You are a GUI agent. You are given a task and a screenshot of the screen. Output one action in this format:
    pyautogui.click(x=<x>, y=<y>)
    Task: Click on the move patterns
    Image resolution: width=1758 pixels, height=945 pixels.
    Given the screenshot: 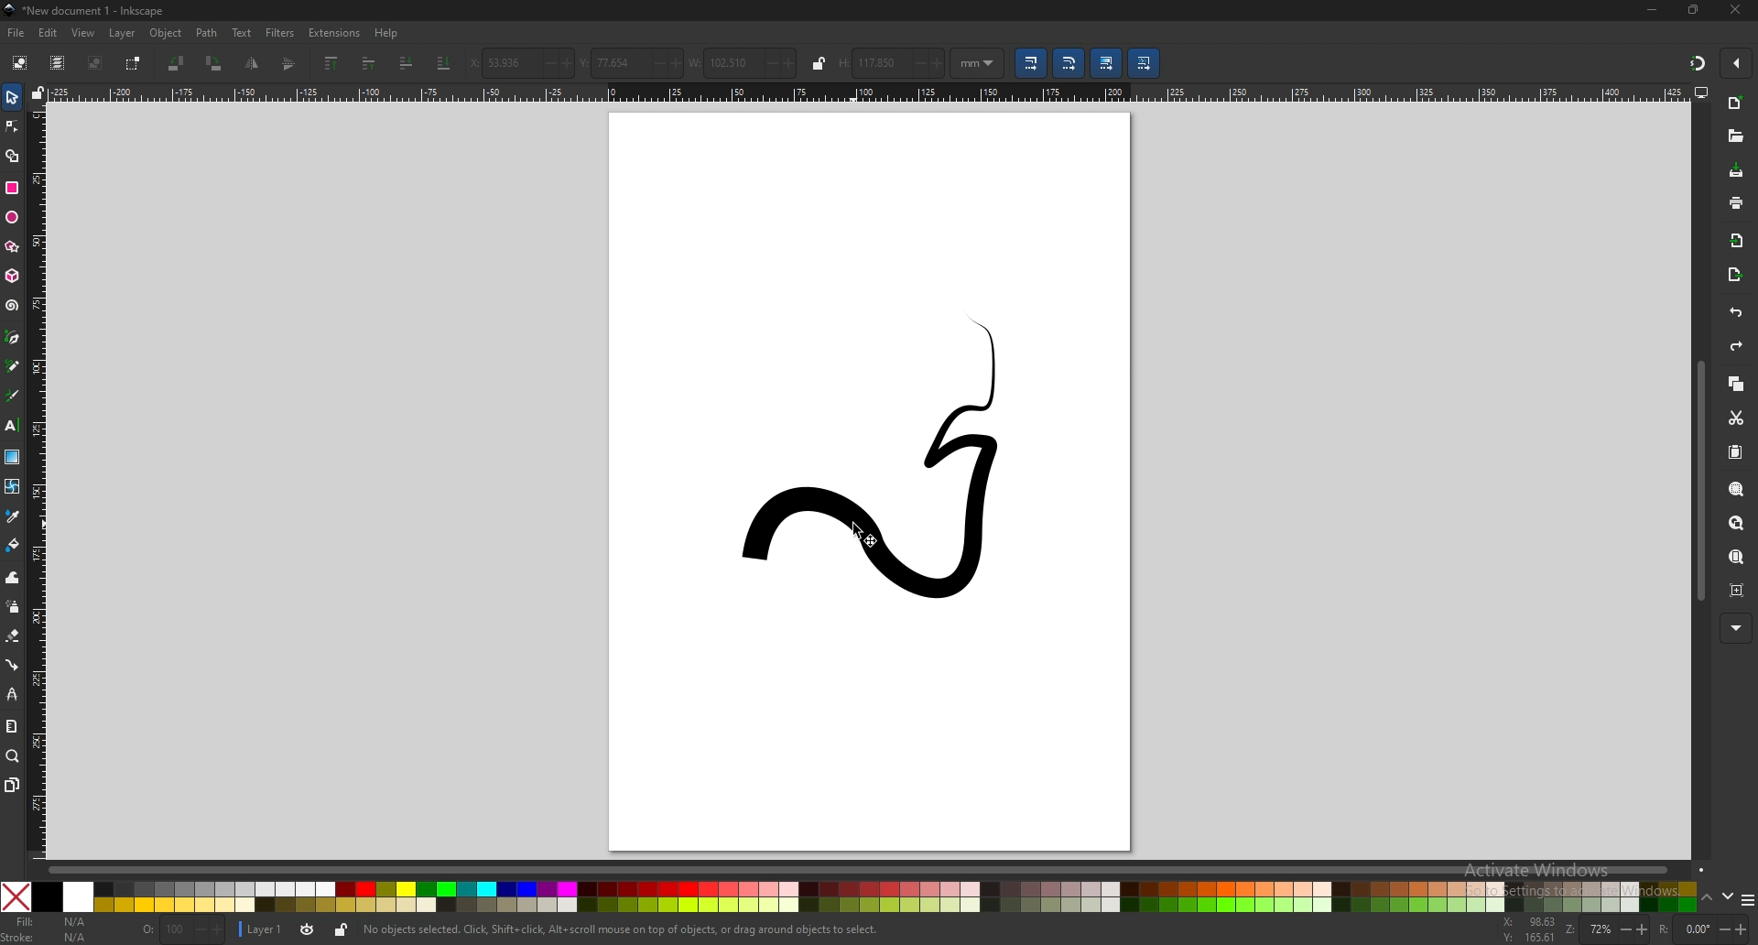 What is the action you would take?
    pyautogui.click(x=1144, y=63)
    